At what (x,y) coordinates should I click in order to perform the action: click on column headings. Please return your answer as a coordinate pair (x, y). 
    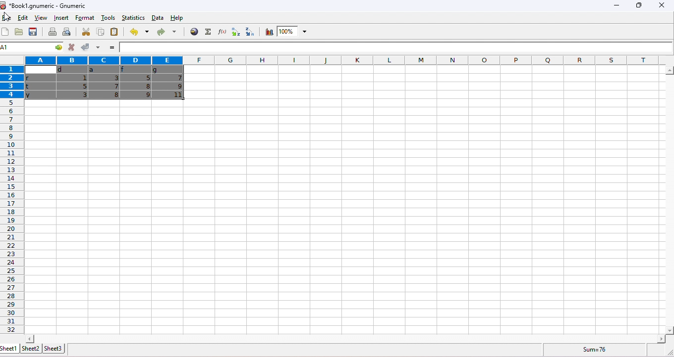
    Looking at the image, I should click on (344, 60).